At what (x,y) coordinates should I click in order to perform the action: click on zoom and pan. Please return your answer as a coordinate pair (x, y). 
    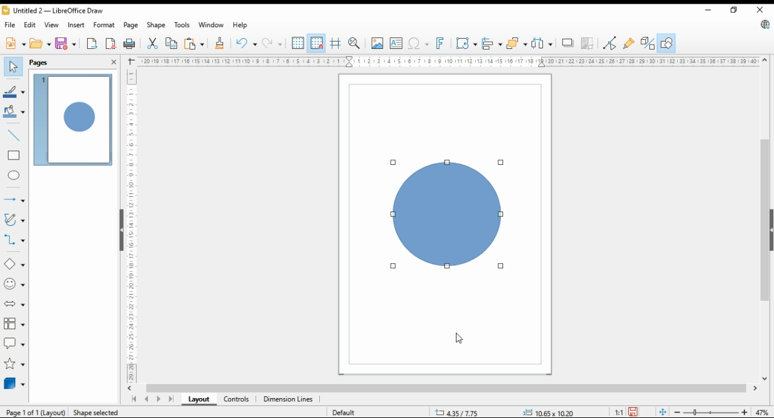
    Looking at the image, I should click on (354, 43).